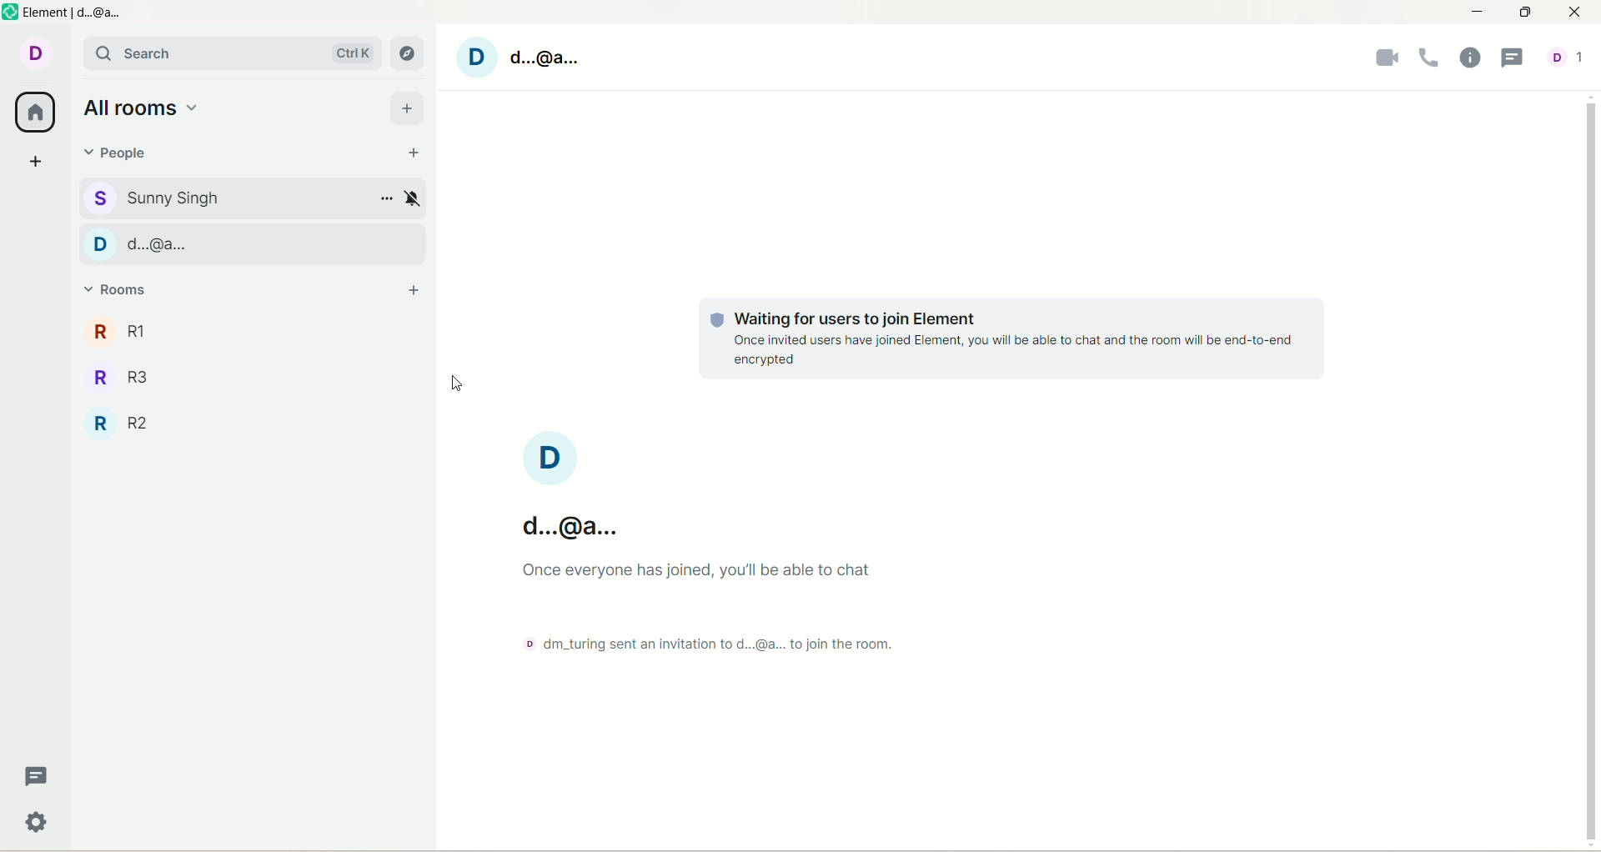 This screenshot has width=1601, height=852. I want to click on text, so click(716, 605).